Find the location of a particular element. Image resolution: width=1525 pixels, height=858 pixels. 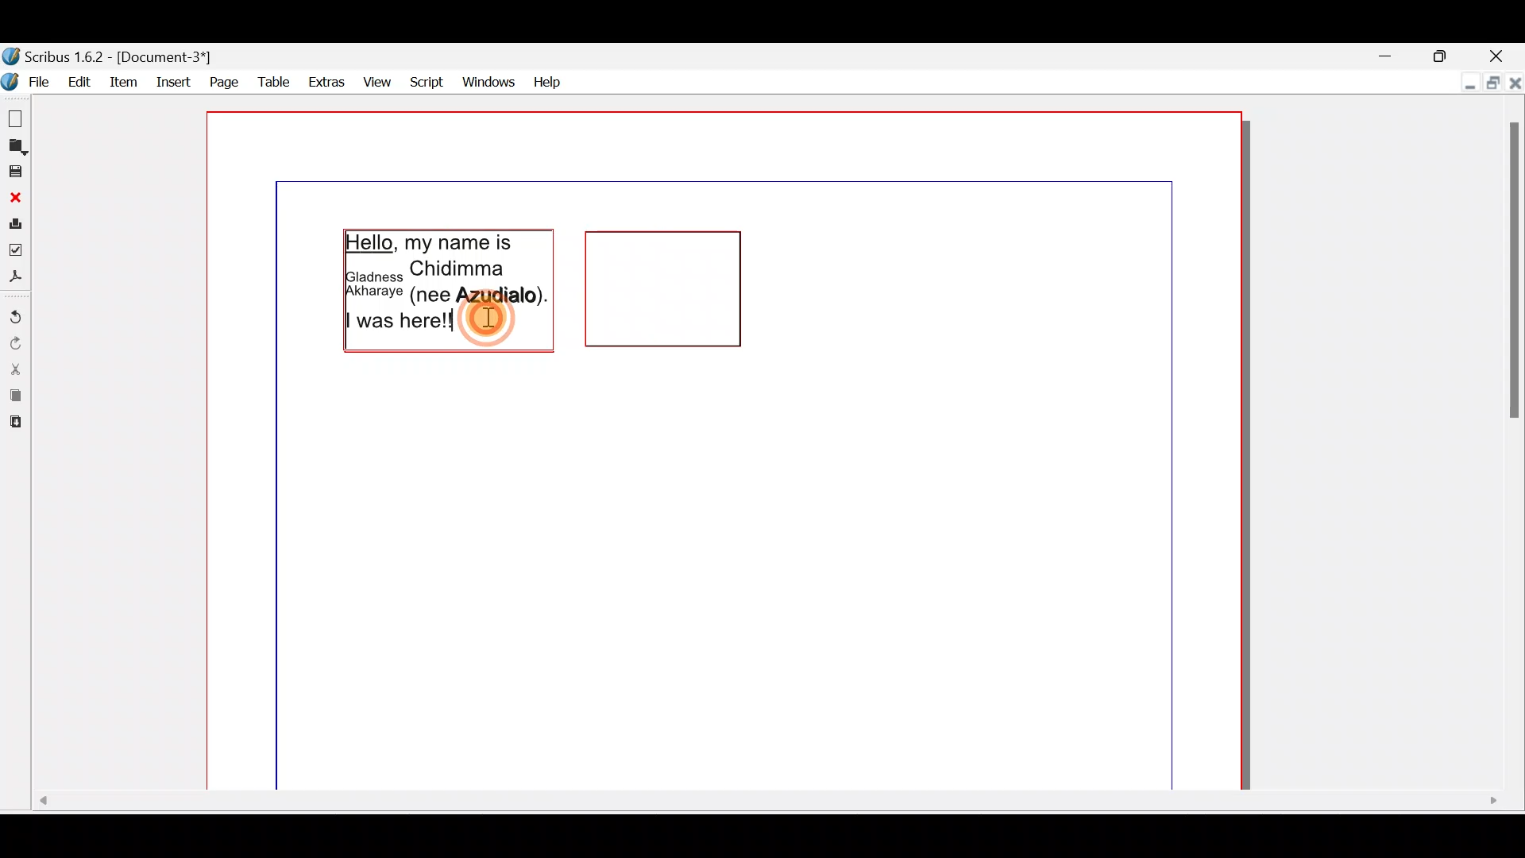

Close is located at coordinates (15, 197).